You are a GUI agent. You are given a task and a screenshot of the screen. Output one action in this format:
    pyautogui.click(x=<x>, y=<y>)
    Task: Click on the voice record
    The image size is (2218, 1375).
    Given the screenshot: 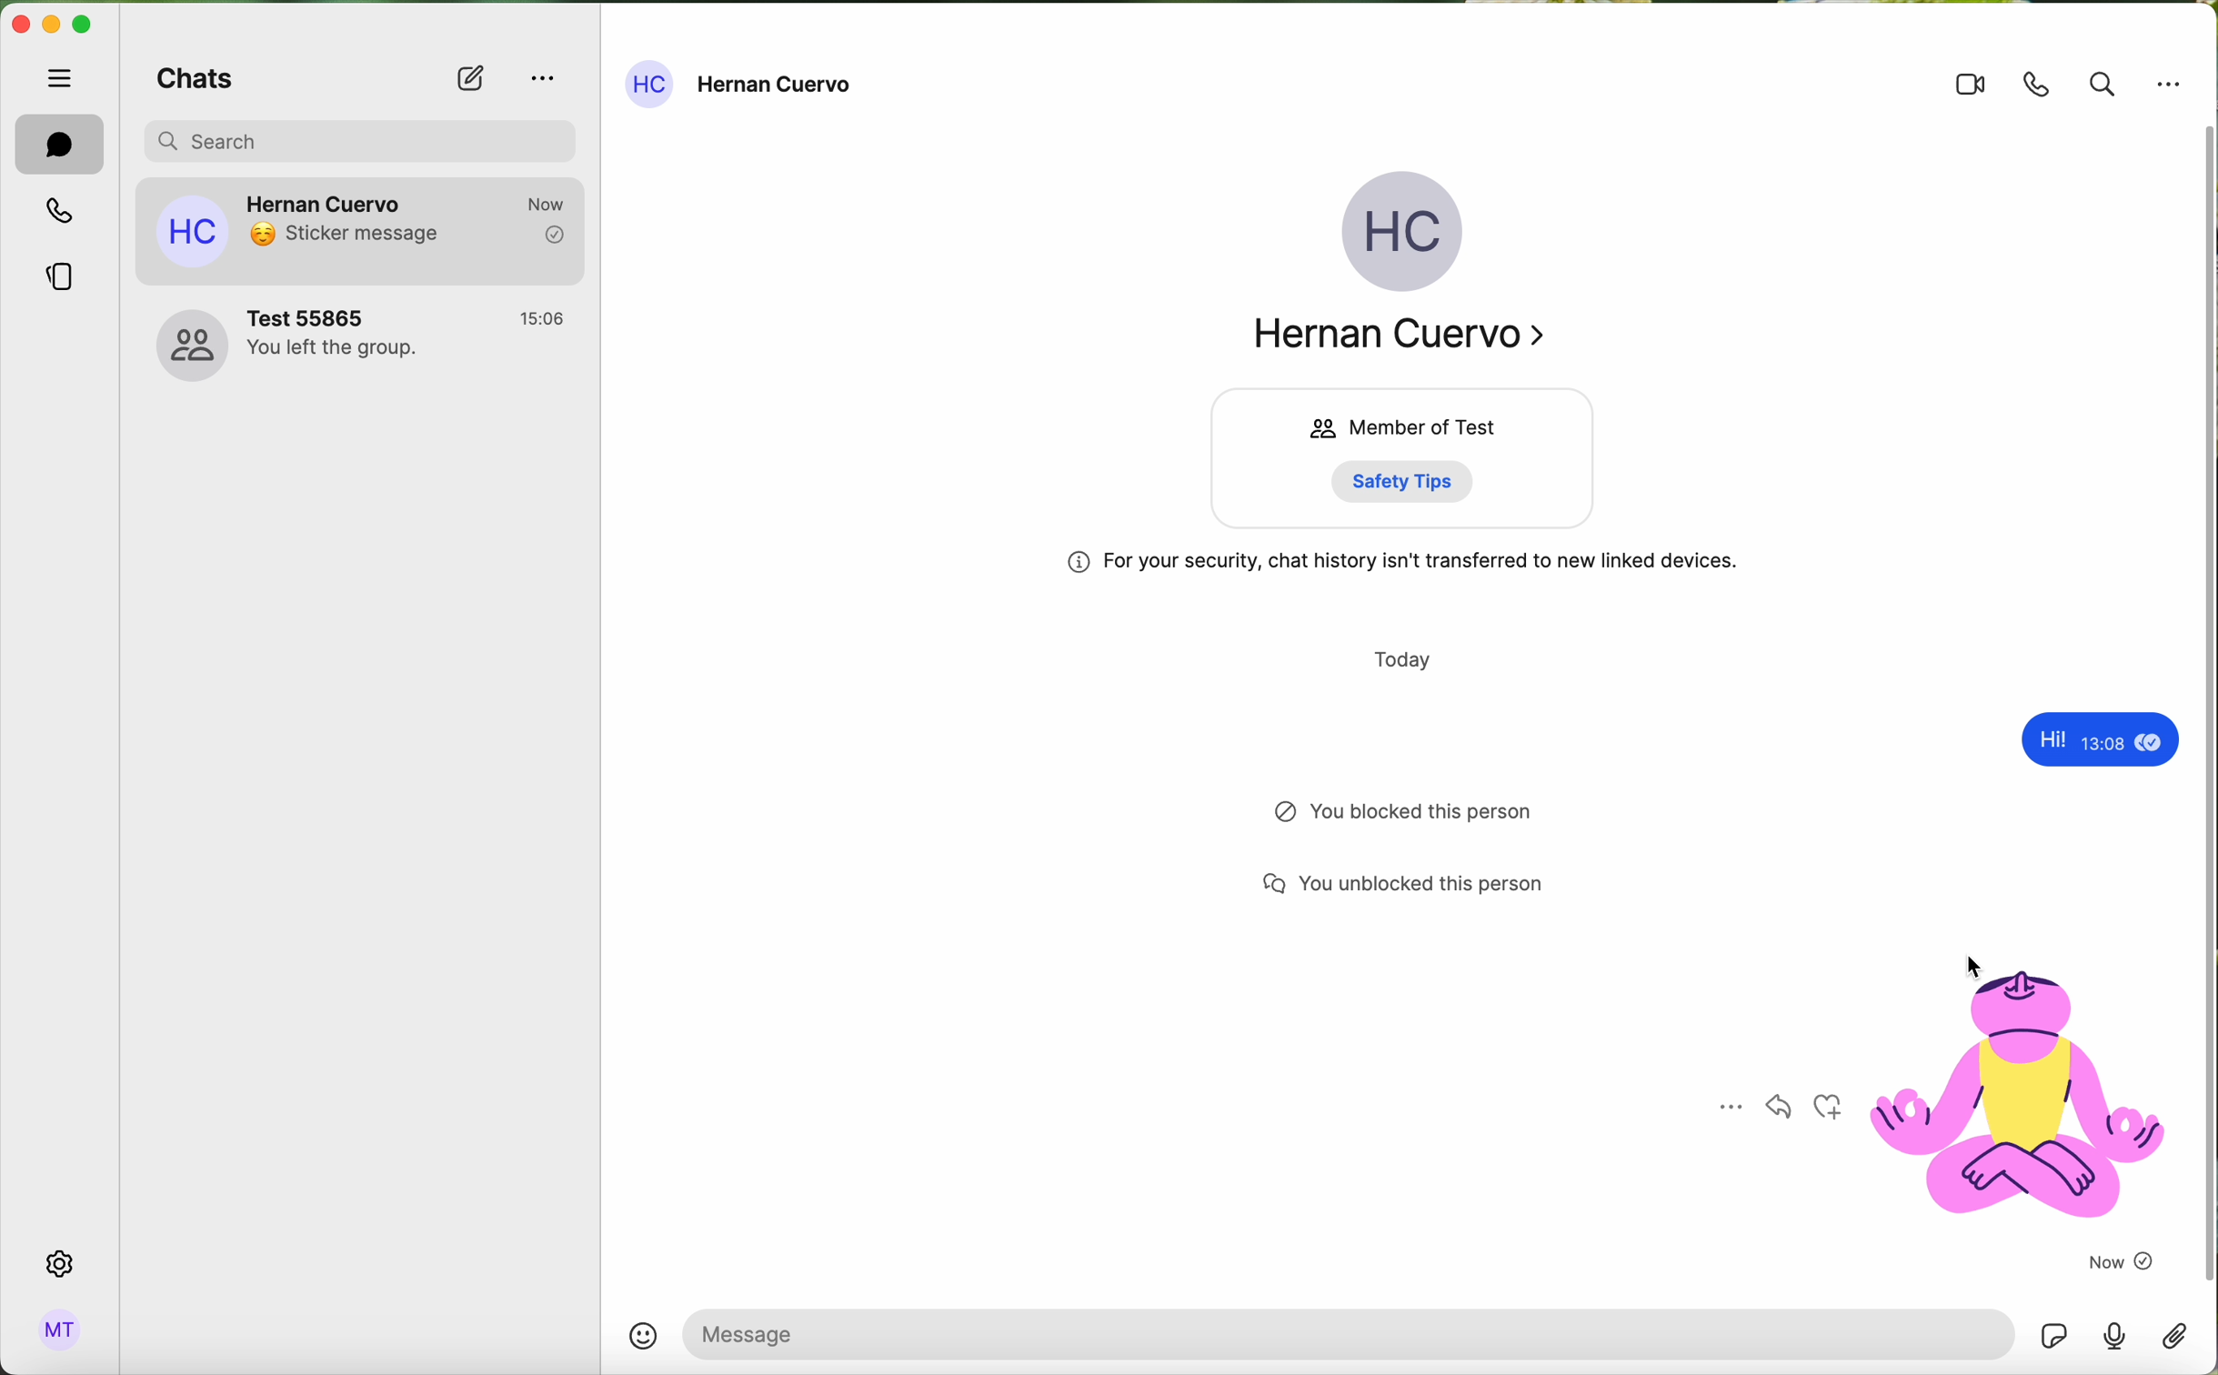 What is the action you would take?
    pyautogui.click(x=2115, y=1342)
    